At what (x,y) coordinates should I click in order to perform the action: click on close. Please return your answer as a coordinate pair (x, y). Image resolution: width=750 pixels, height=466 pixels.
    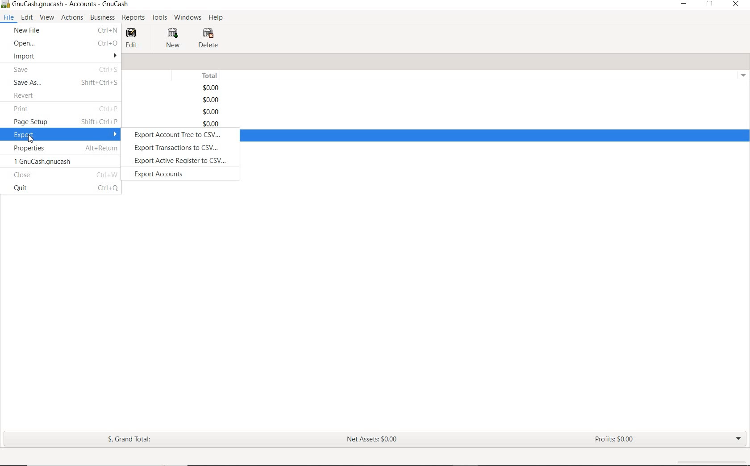
    Looking at the image, I should click on (22, 175).